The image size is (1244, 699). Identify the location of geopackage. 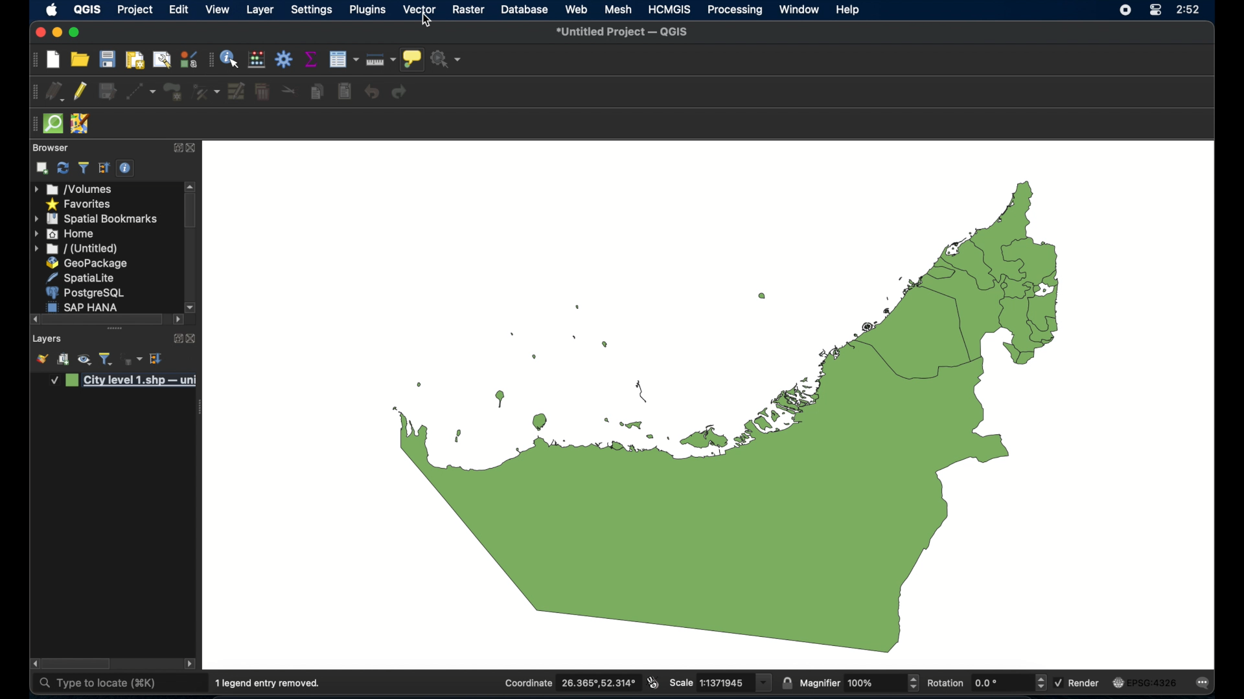
(87, 263).